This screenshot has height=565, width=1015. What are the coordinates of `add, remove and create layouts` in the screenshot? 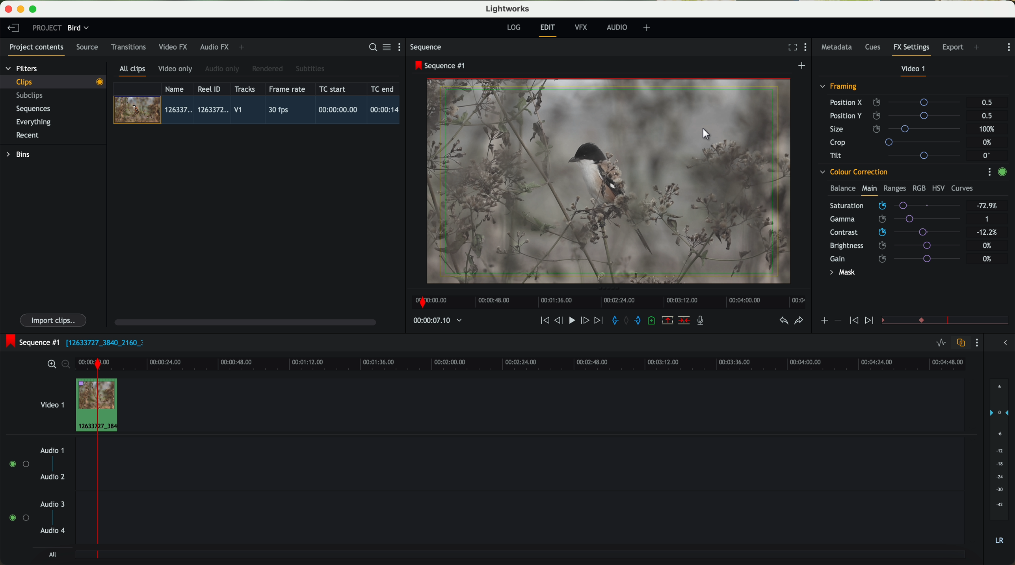 It's located at (648, 28).